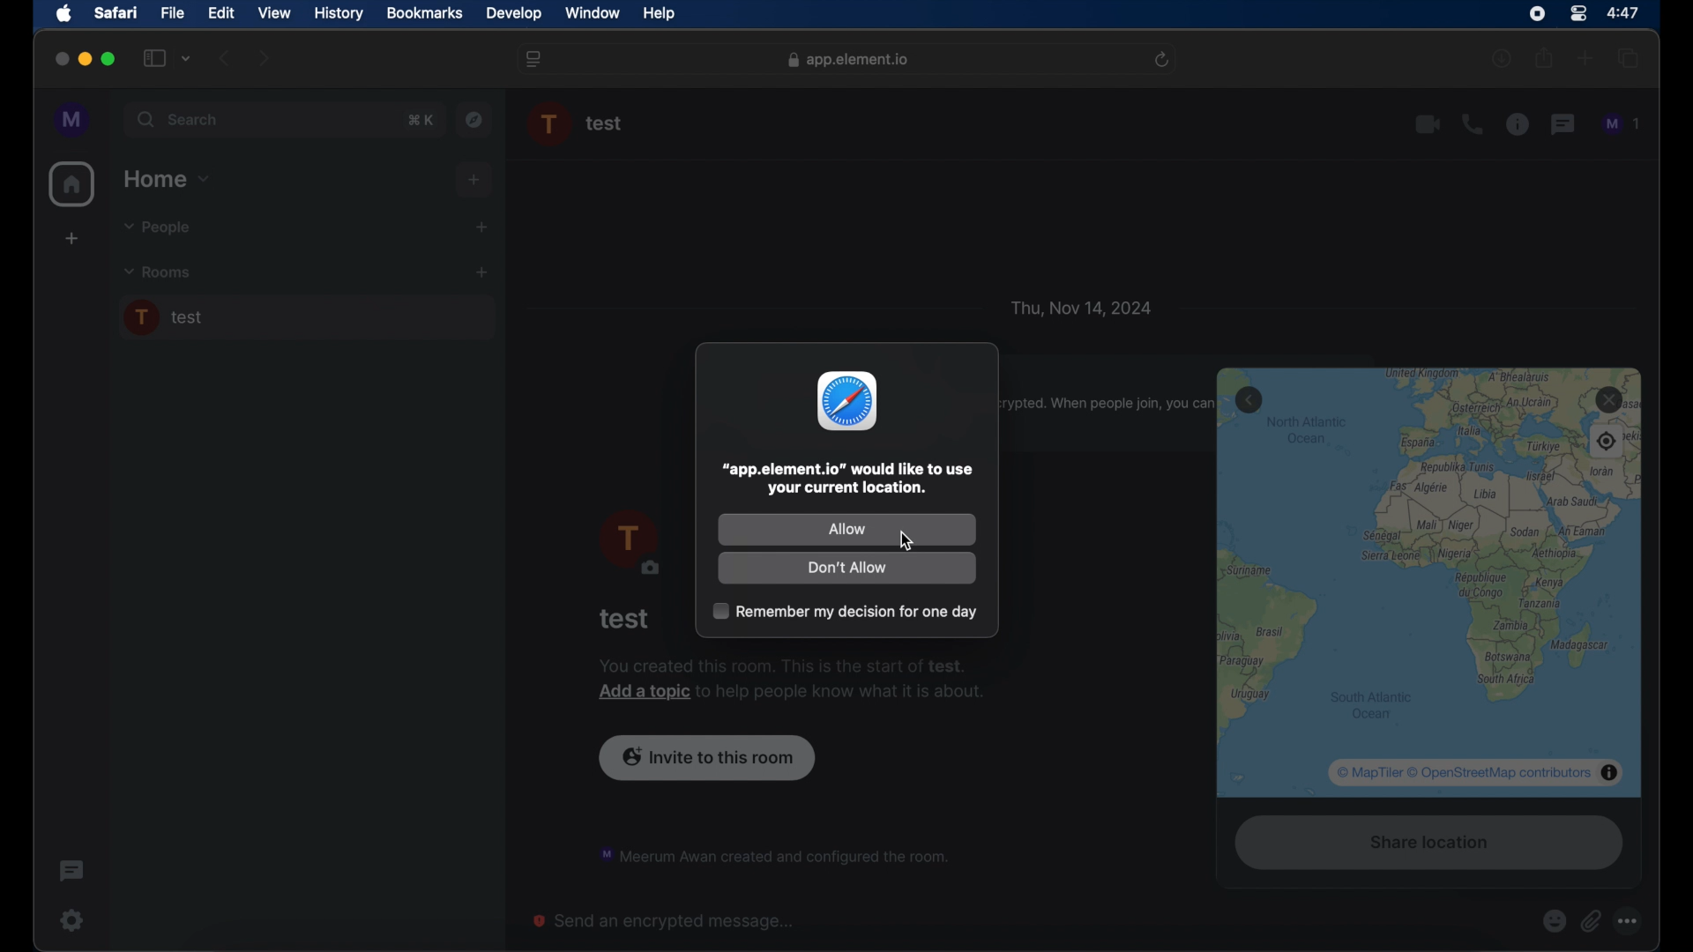  I want to click on view, so click(275, 12).